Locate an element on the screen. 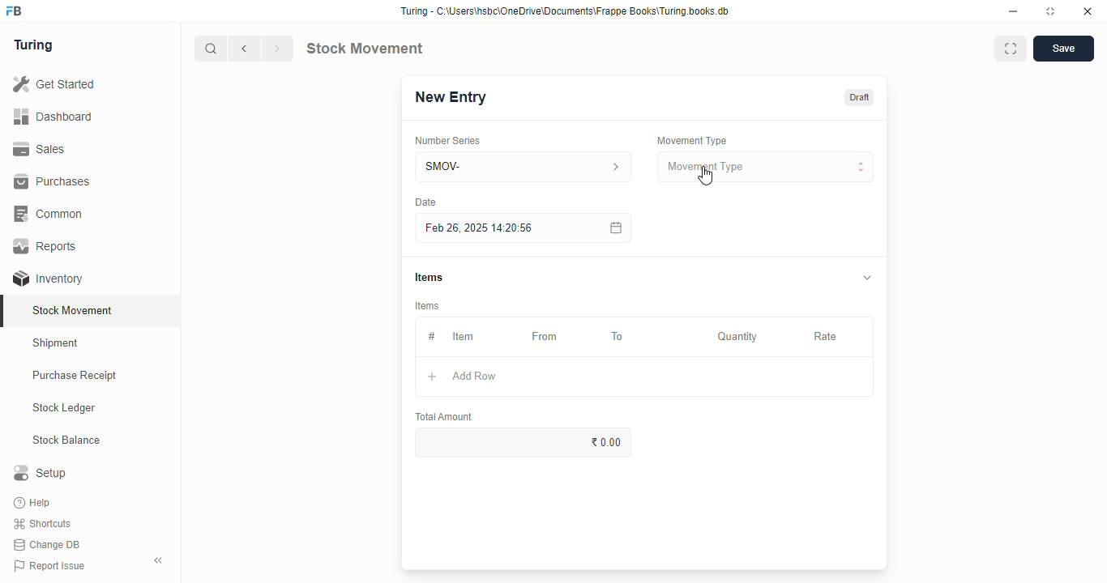 This screenshot has height=583, width=1107. setup is located at coordinates (40, 472).